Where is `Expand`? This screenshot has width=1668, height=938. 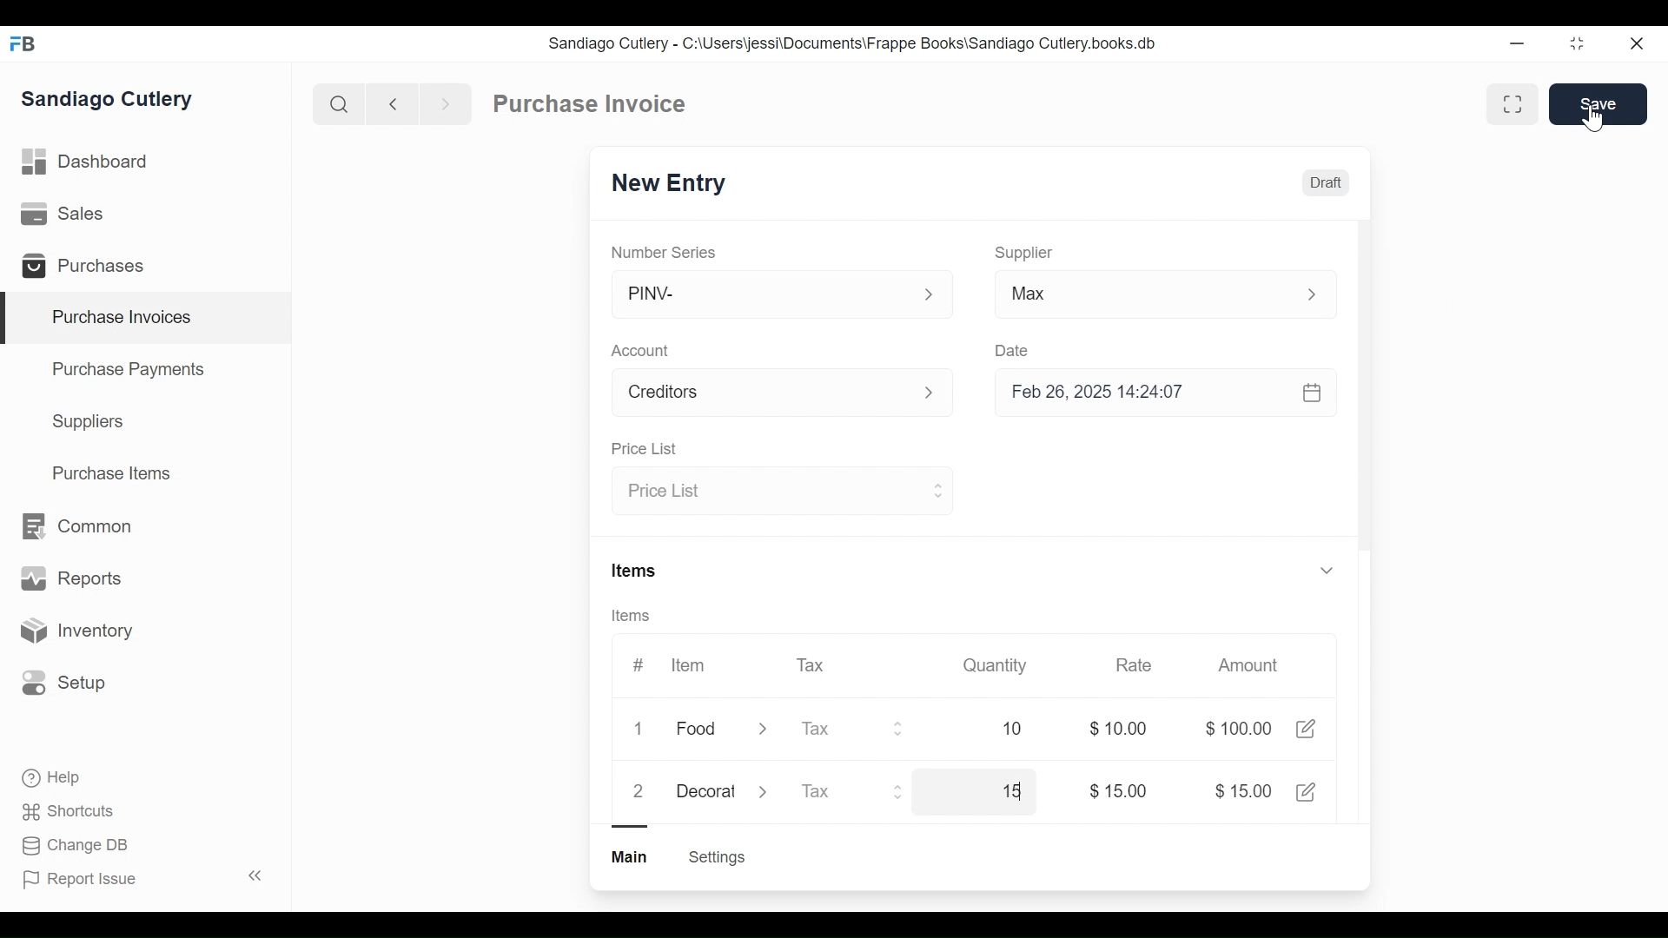 Expand is located at coordinates (766, 790).